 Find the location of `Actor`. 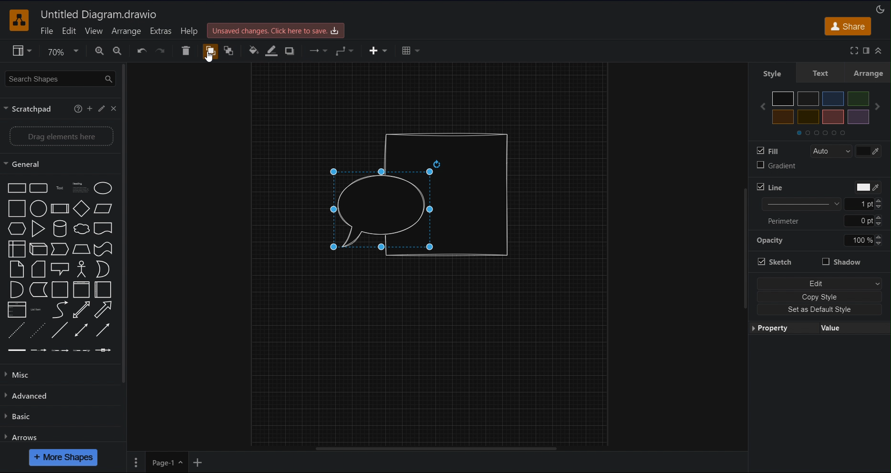

Actor is located at coordinates (81, 269).